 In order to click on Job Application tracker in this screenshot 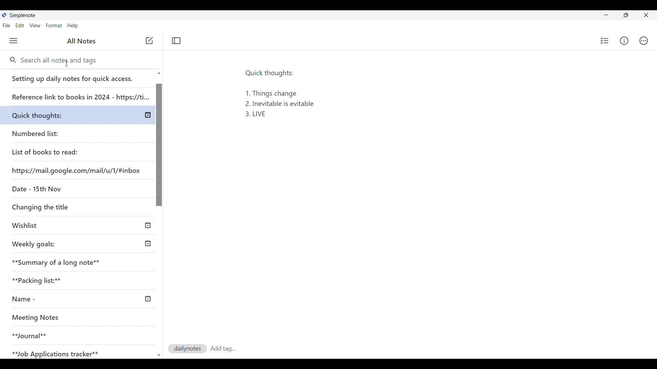, I will do `click(59, 352)`.